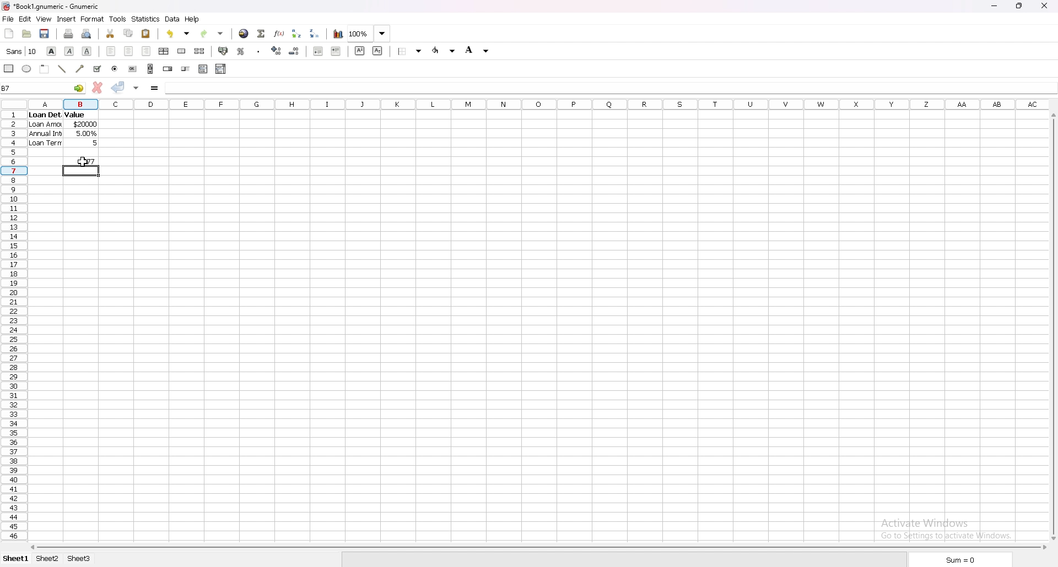  I want to click on split merged cells, so click(199, 51).